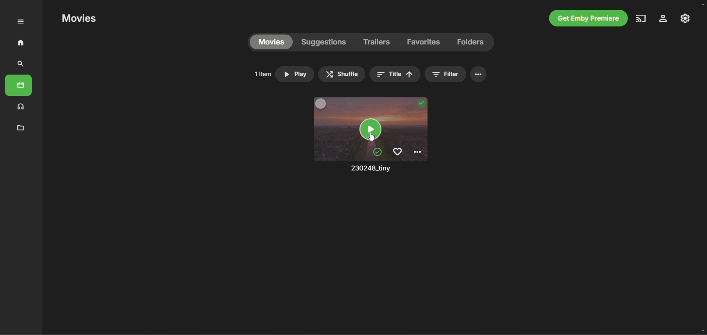 This screenshot has height=335, width=707. What do you see at coordinates (373, 139) in the screenshot?
I see `cursor` at bounding box center [373, 139].